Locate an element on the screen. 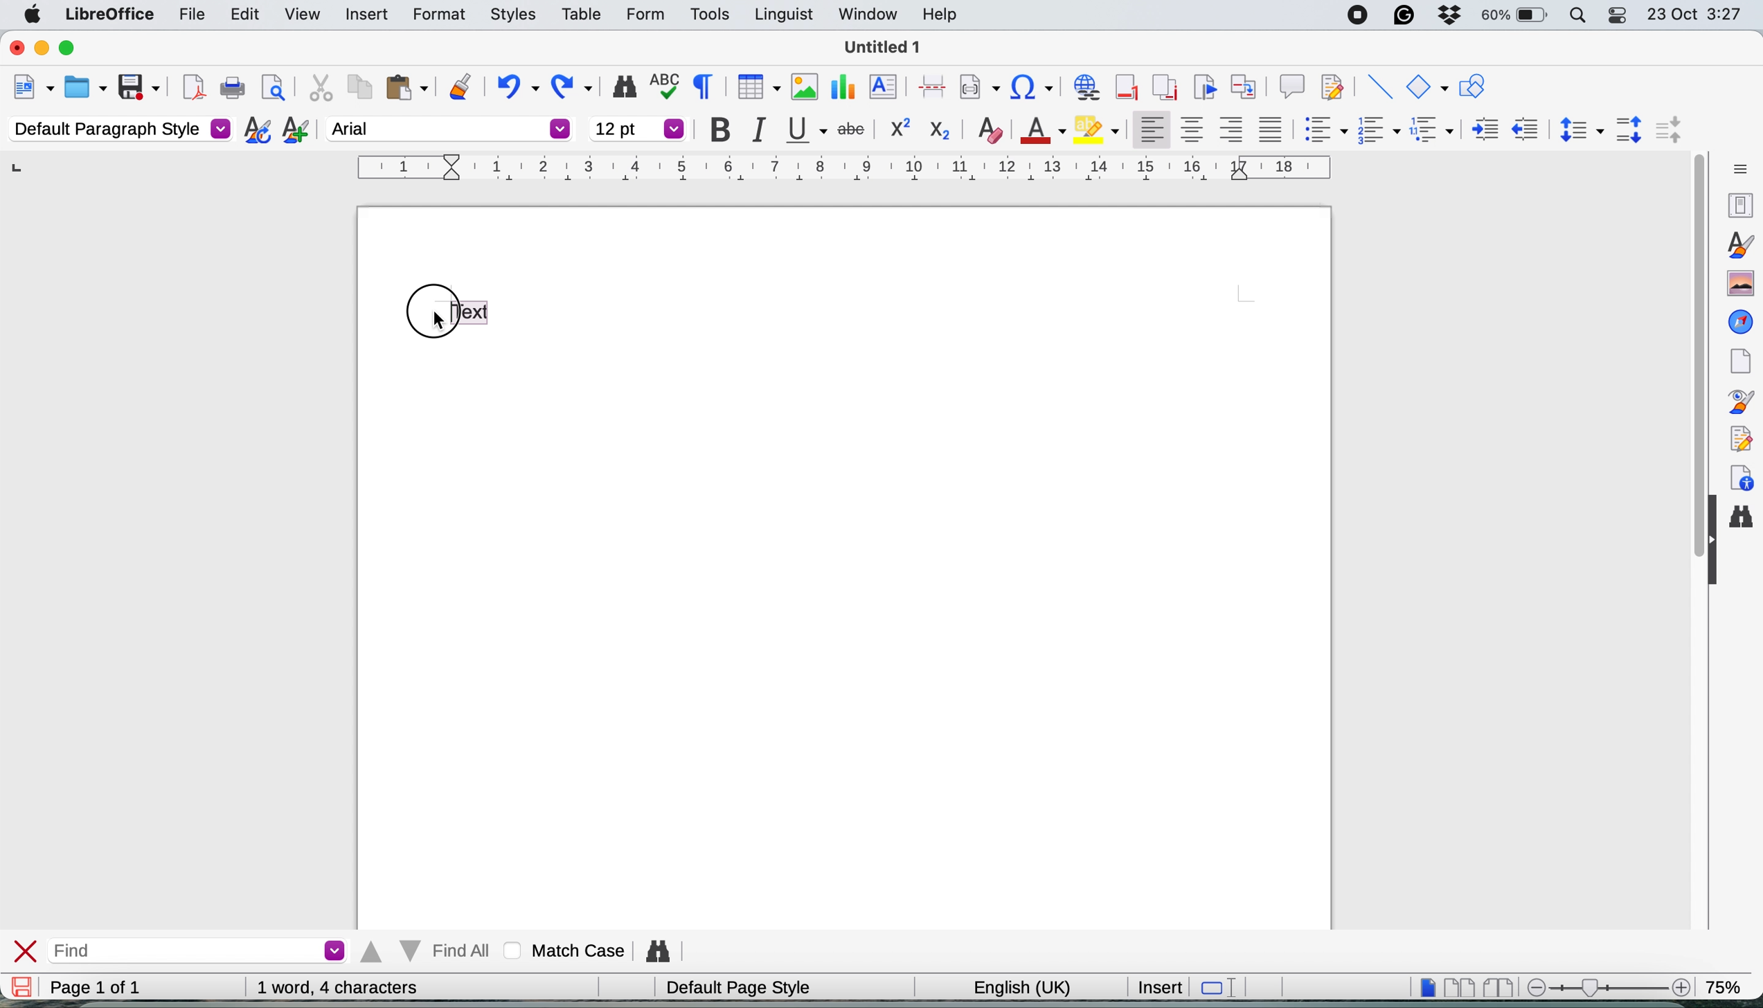 This screenshot has width=1763, height=1008. insert chart is located at coordinates (841, 85).